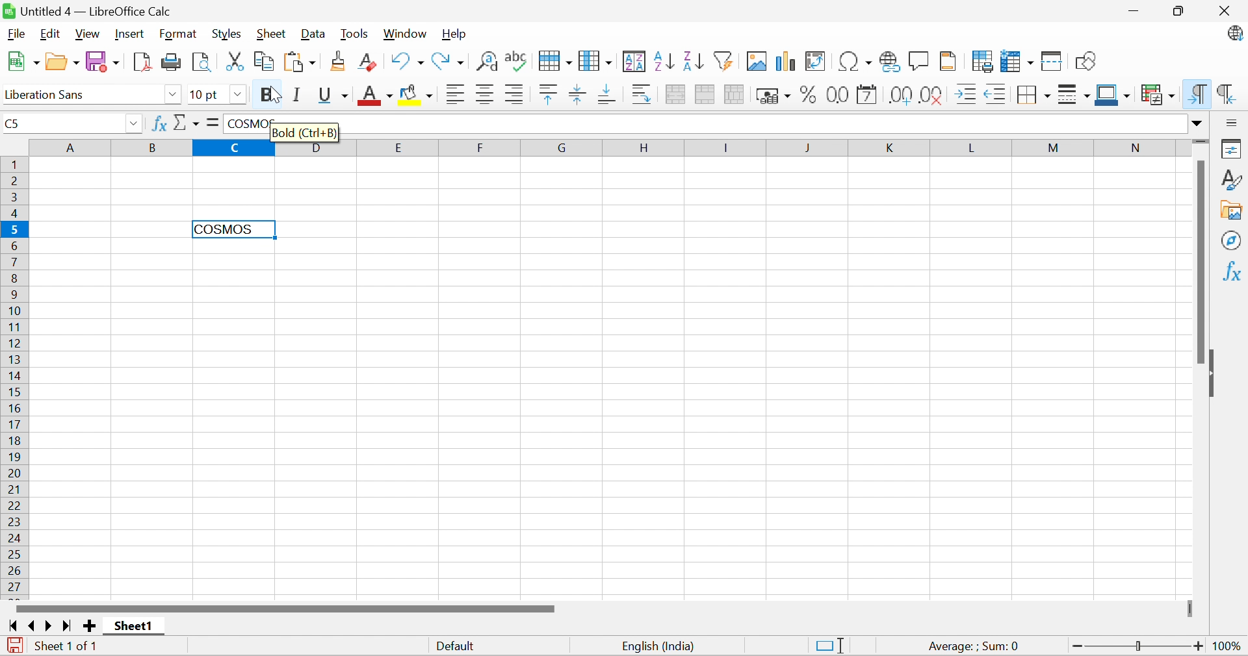 The width and height of the screenshot is (1248, 656). What do you see at coordinates (966, 95) in the screenshot?
I see `Increase Indent` at bounding box center [966, 95].